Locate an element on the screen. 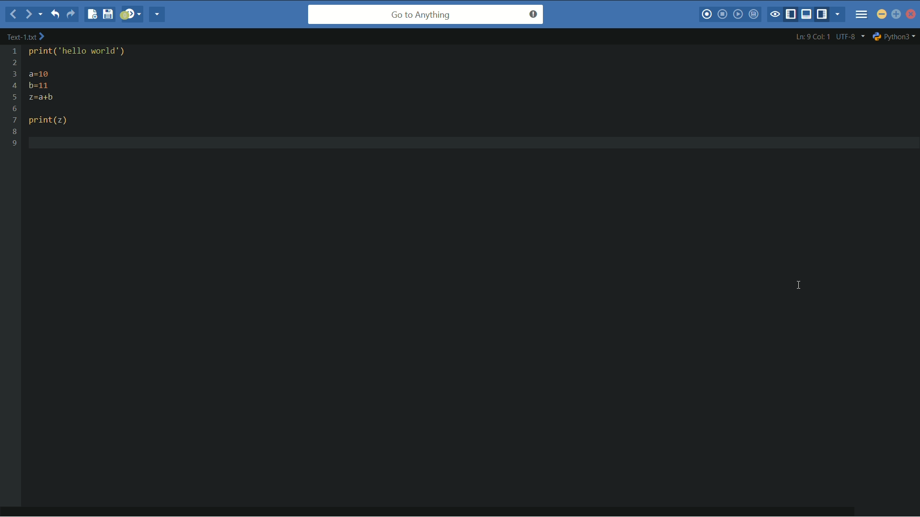 Image resolution: width=920 pixels, height=517 pixels. show specific tab/bar is located at coordinates (839, 15).